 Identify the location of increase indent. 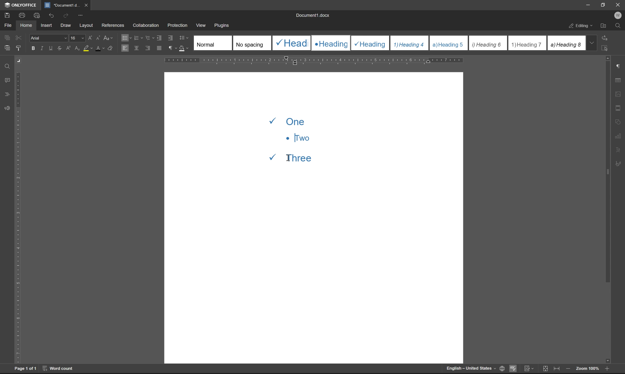
(171, 38).